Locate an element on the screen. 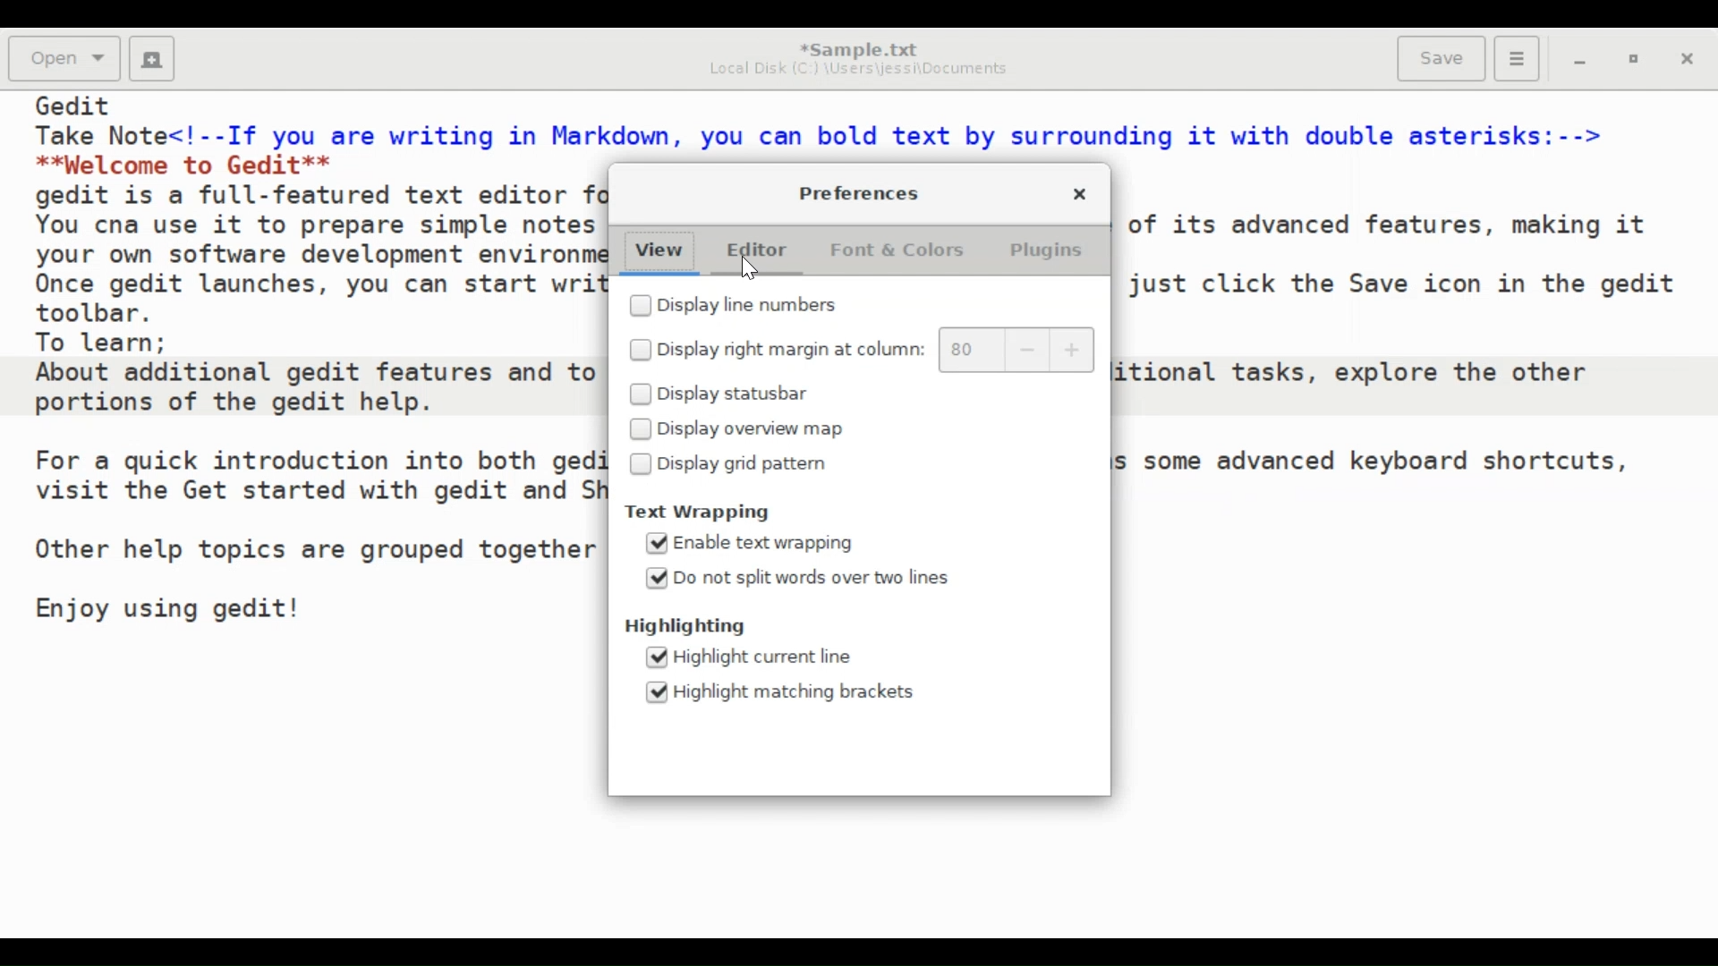 This screenshot has width=1718, height=966. View is located at coordinates (657, 251).